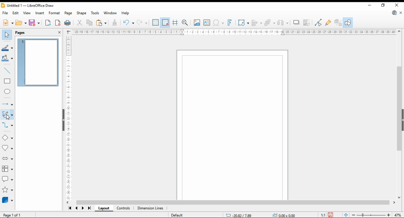  I want to click on scroll bar, so click(234, 203).